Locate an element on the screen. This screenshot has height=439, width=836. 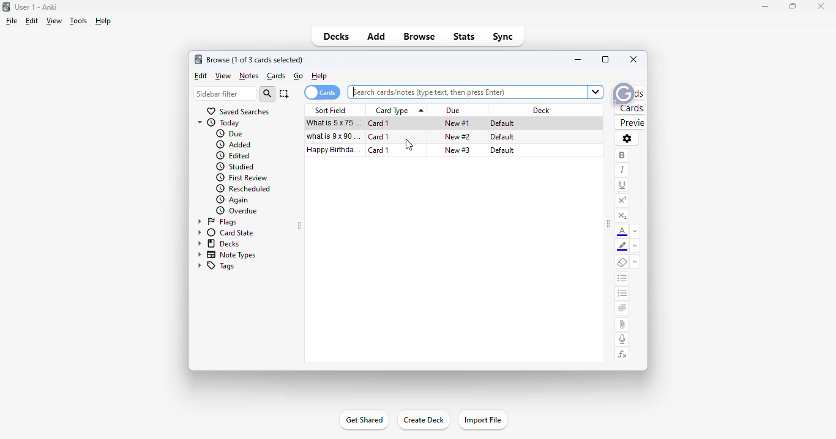
search bar is located at coordinates (464, 92).